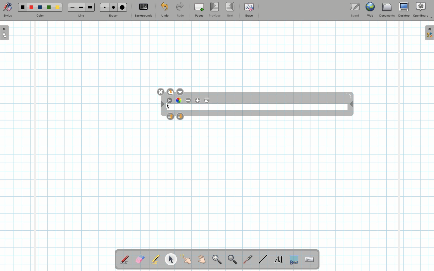 Image resolution: width=434 pixels, height=271 pixels. Describe the element at coordinates (405, 10) in the screenshot. I see `Desktop` at that location.